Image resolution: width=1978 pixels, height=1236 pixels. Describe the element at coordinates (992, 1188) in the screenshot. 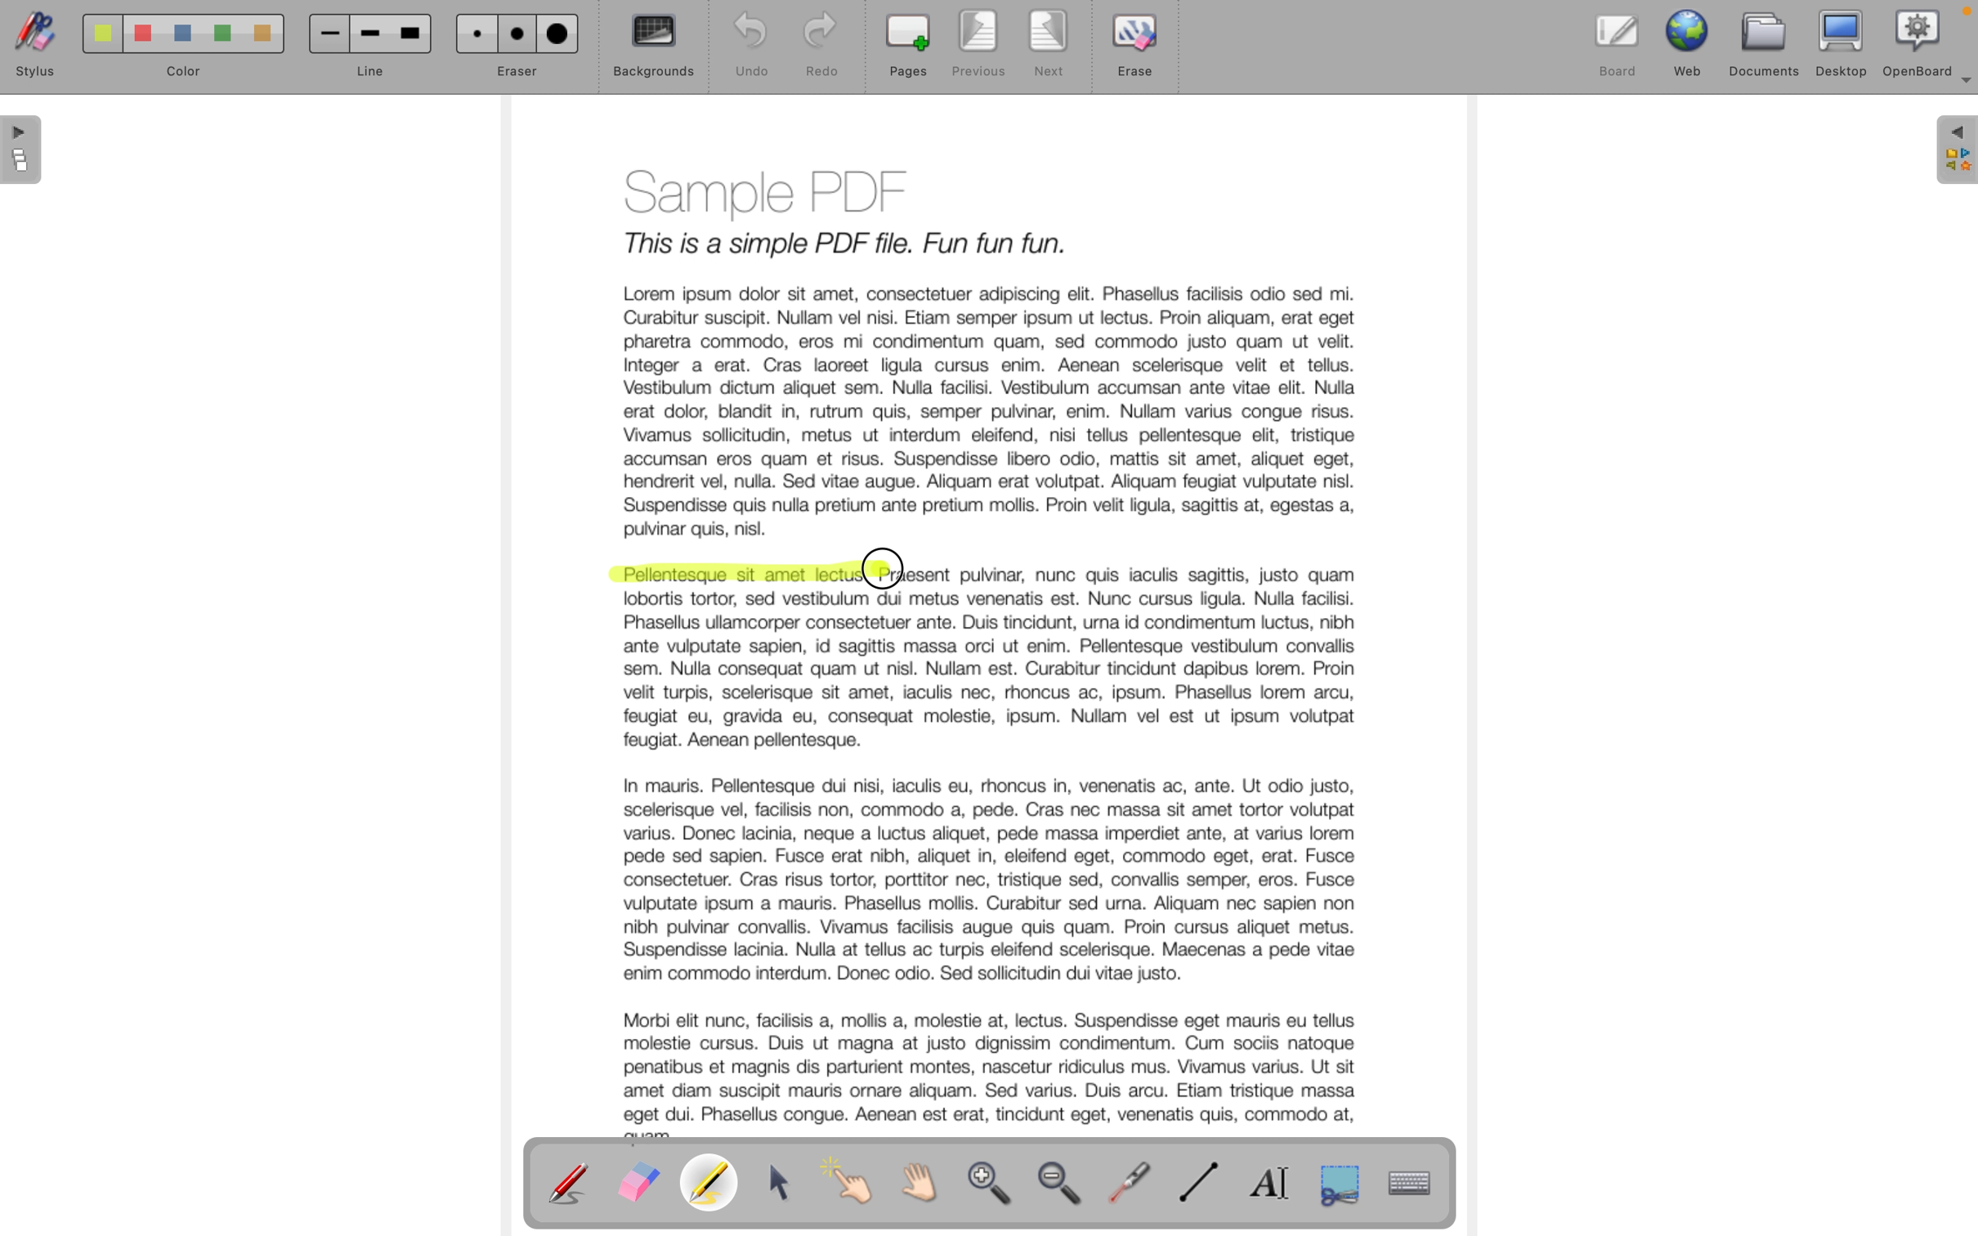

I see `zoom in` at that location.